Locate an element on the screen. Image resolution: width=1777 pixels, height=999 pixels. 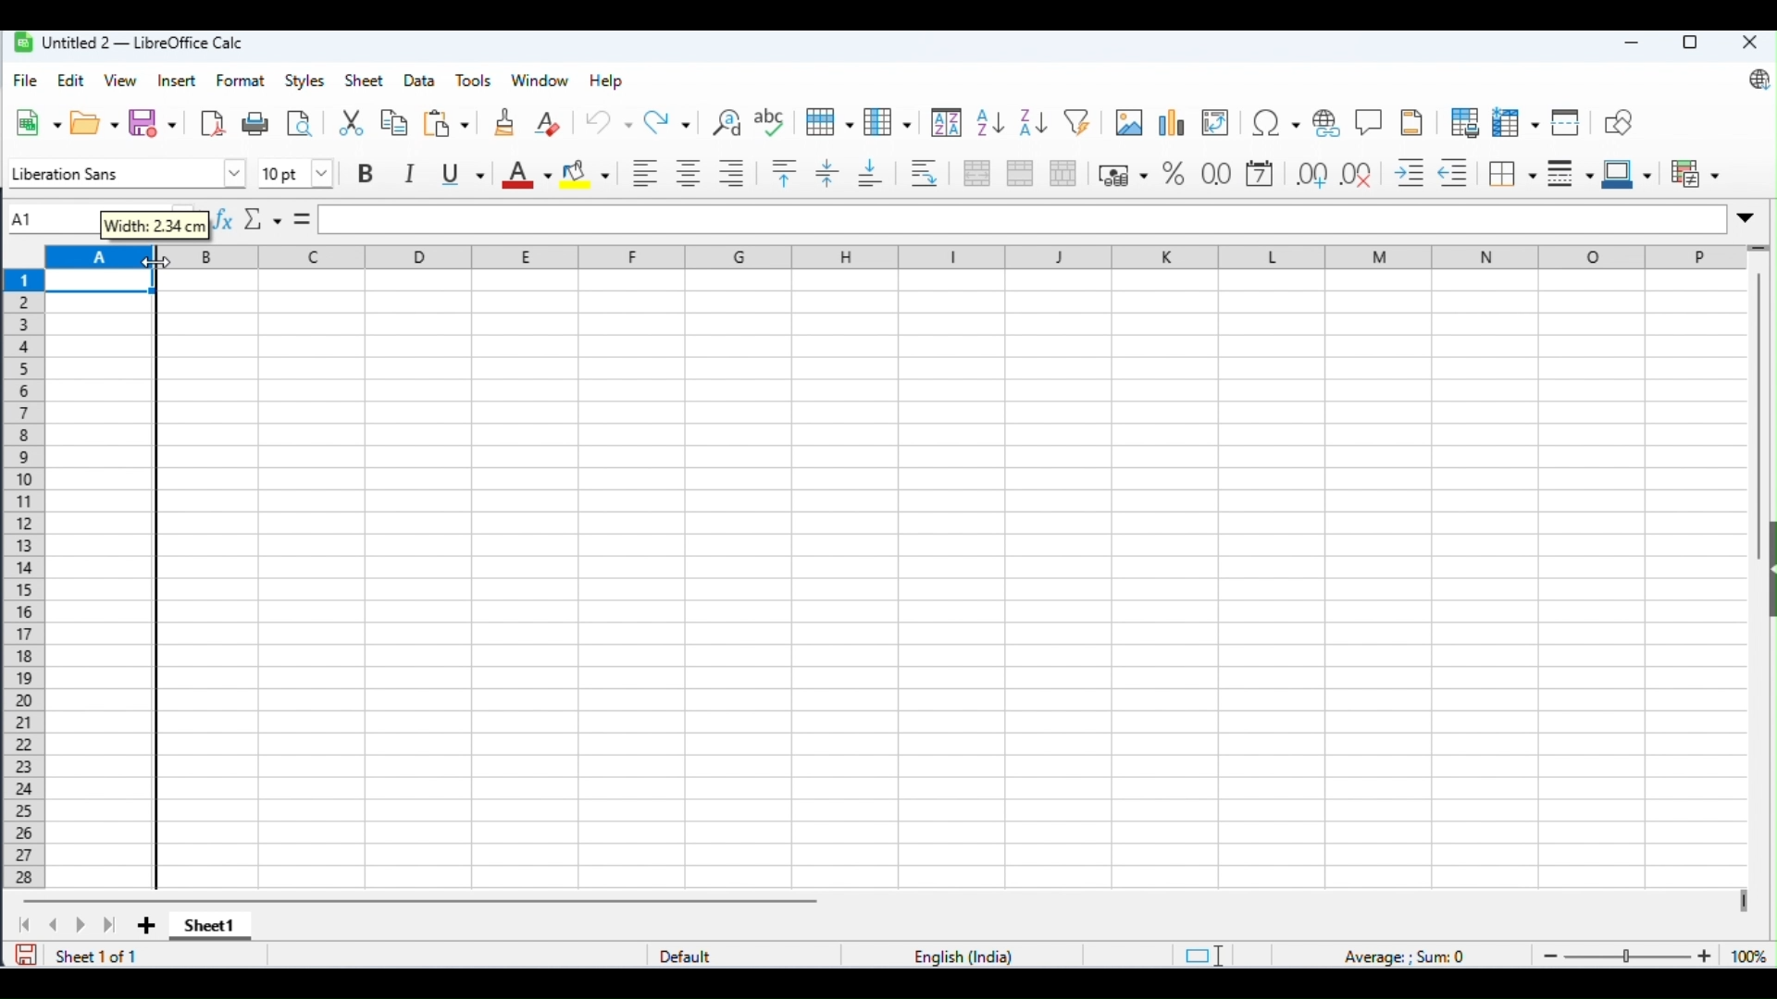
open is located at coordinates (95, 121).